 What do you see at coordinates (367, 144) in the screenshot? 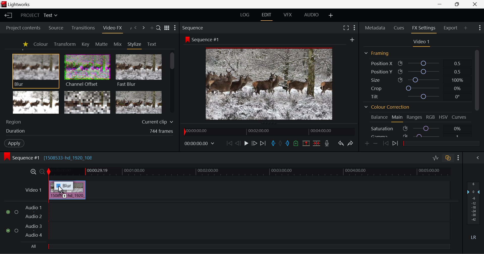
I see `Add keyframe` at bounding box center [367, 144].